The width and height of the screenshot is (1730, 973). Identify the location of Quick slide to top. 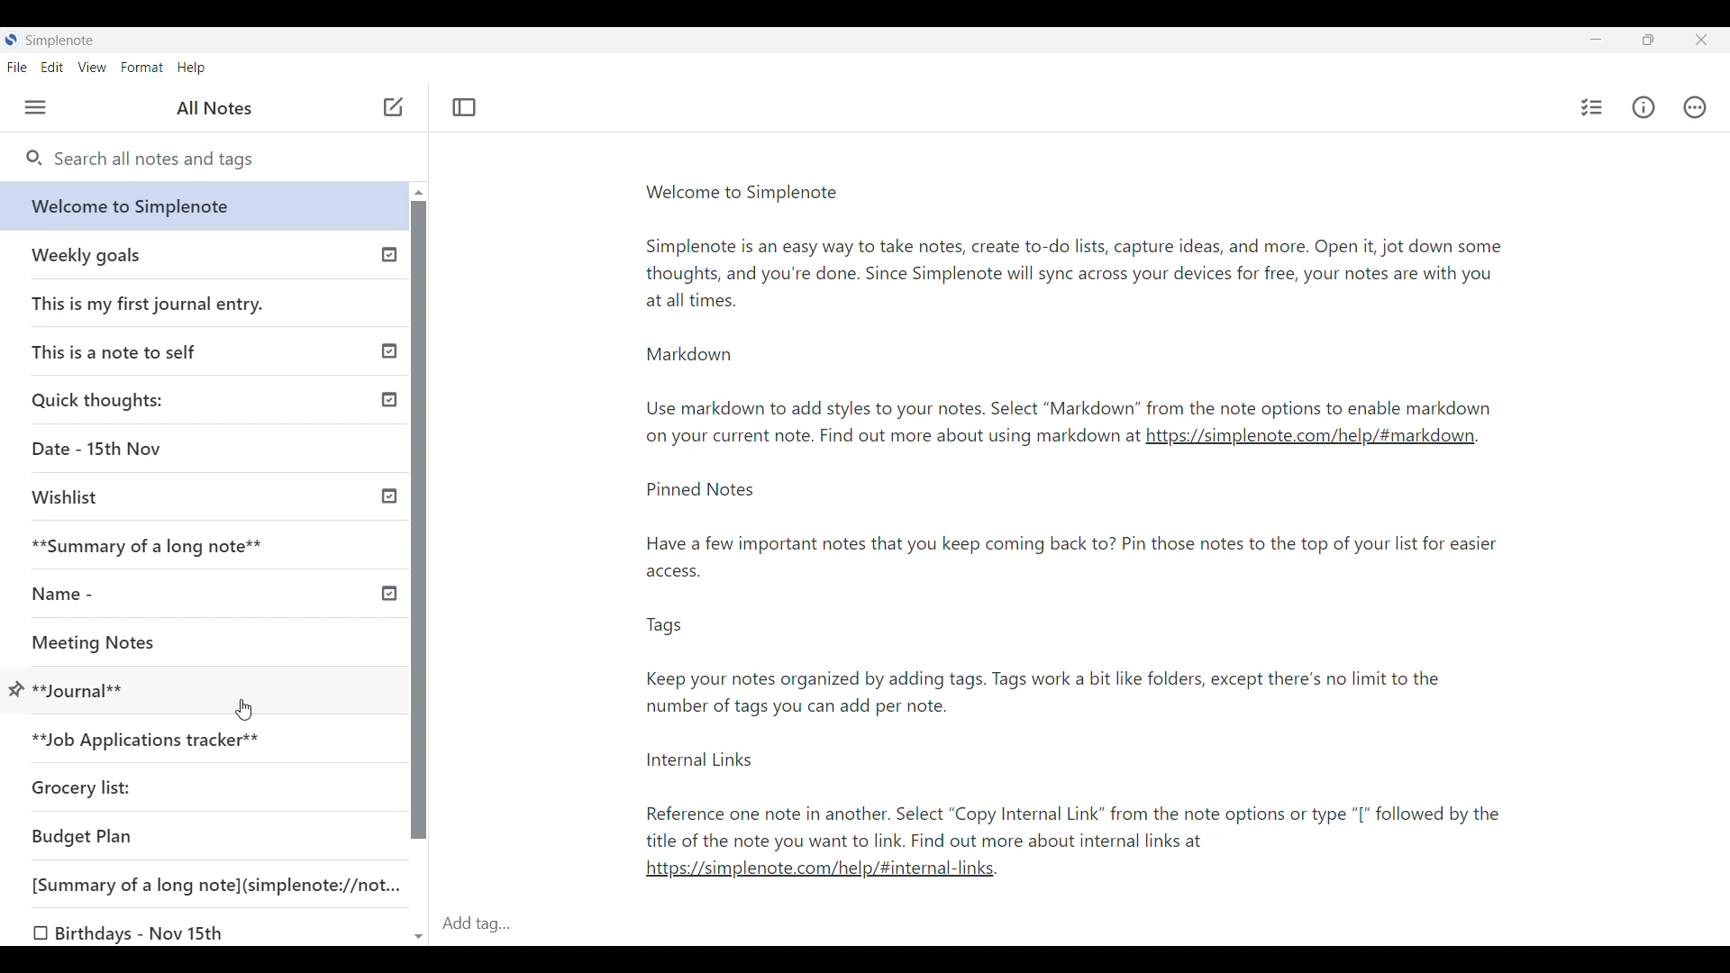
(419, 193).